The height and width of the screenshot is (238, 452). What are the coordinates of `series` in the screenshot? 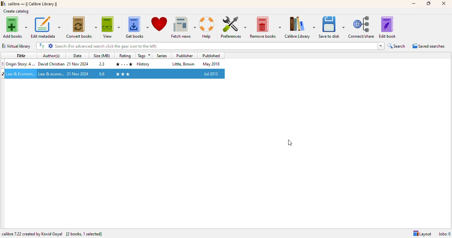 It's located at (162, 55).